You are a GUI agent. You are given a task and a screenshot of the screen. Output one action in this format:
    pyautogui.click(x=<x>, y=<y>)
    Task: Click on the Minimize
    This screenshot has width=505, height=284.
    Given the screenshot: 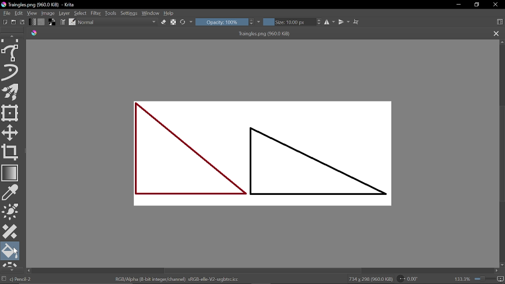 What is the action you would take?
    pyautogui.click(x=457, y=5)
    